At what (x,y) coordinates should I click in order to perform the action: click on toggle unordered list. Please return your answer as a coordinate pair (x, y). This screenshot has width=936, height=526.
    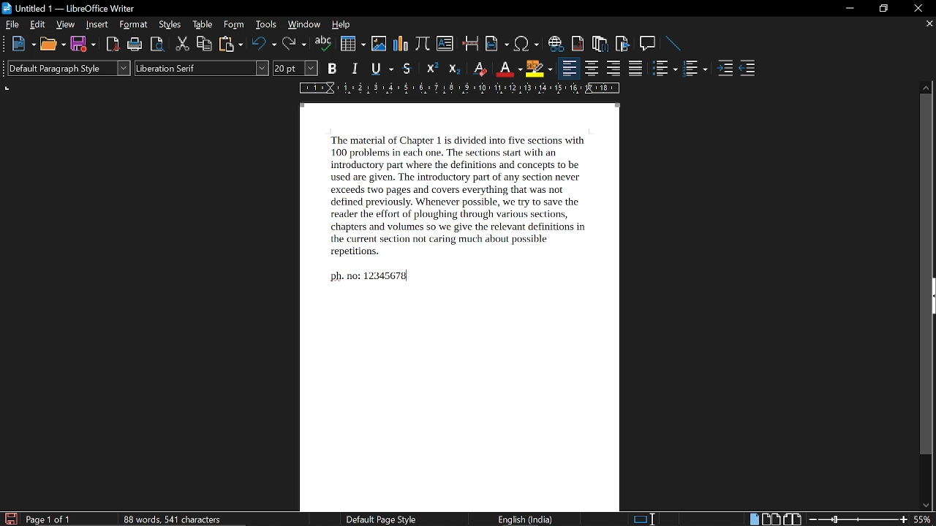
    Looking at the image, I should click on (665, 70).